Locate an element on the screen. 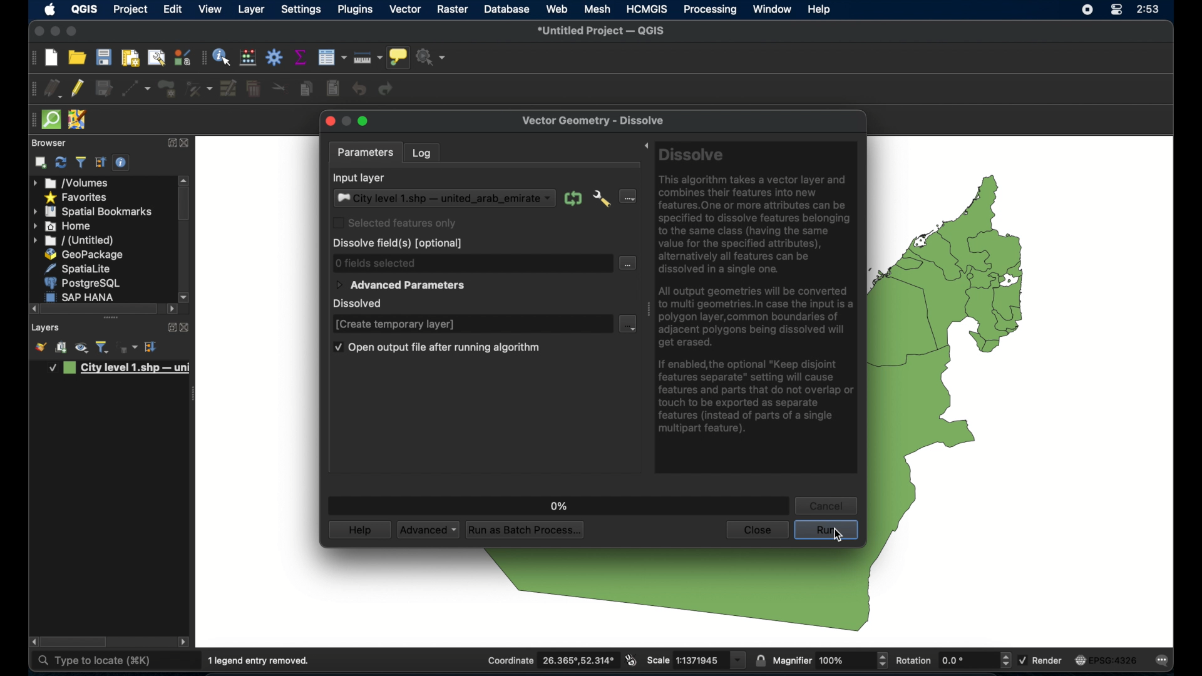 The height and width of the screenshot is (676, 1202). coordinate is located at coordinates (550, 660).